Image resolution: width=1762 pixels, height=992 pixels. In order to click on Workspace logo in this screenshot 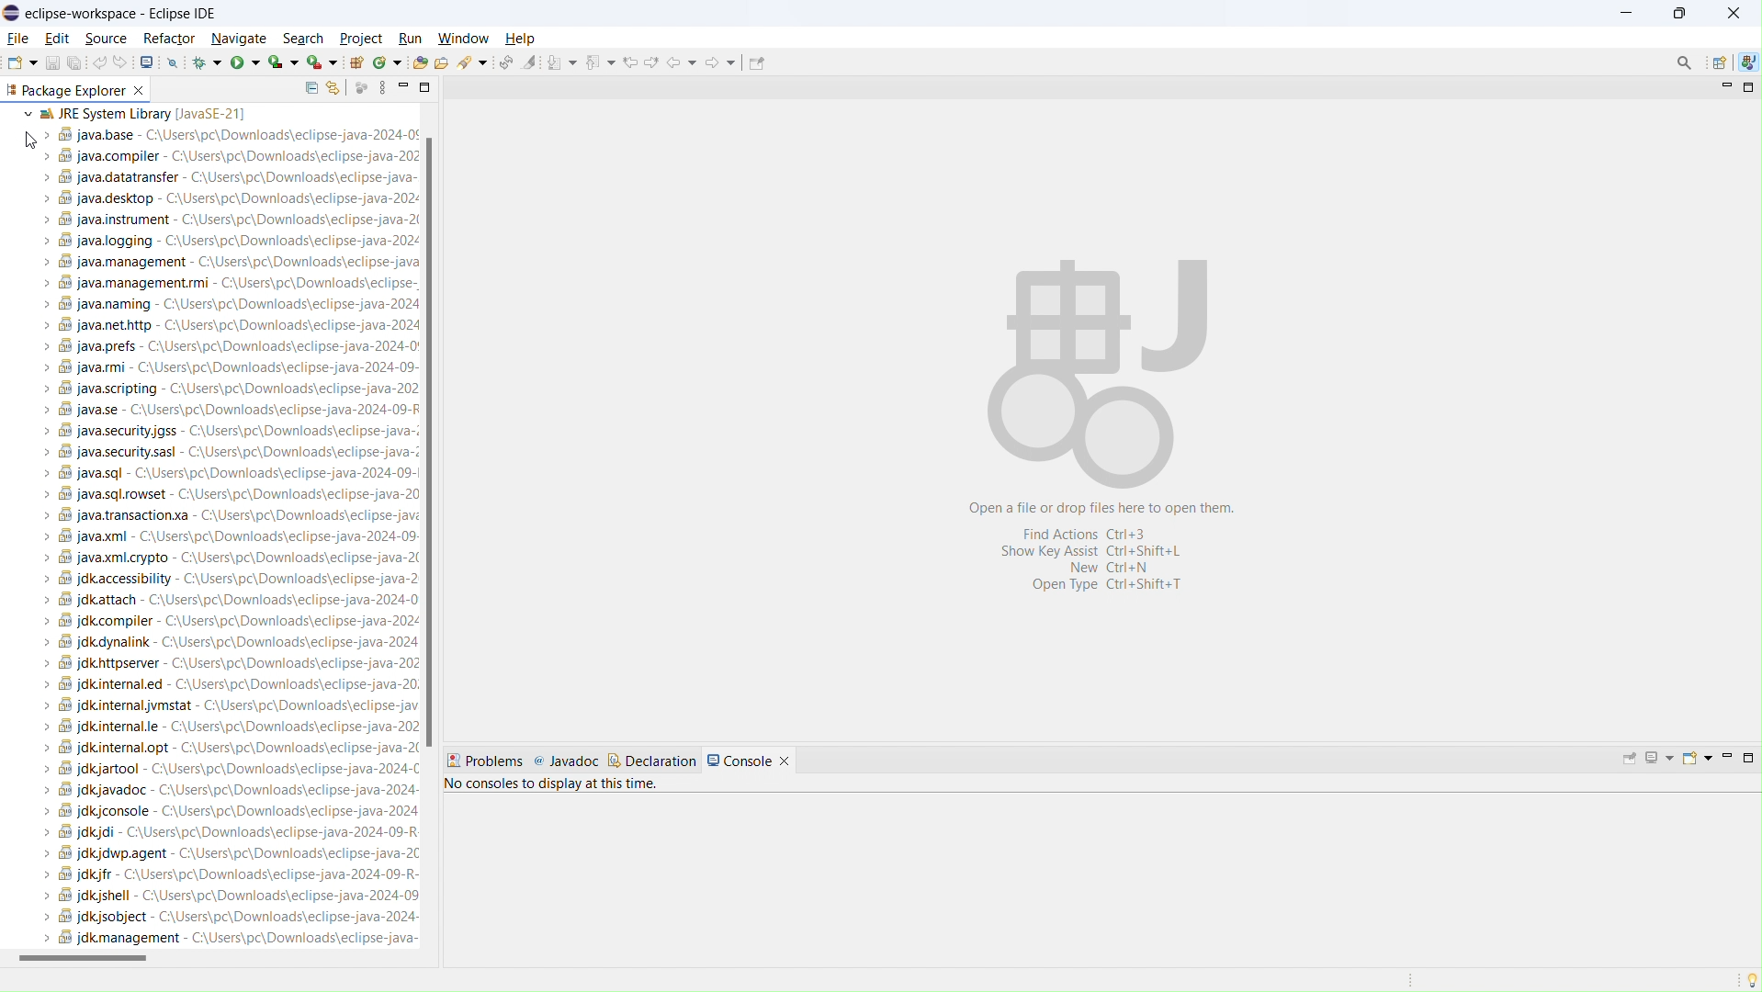, I will do `click(1097, 370)`.